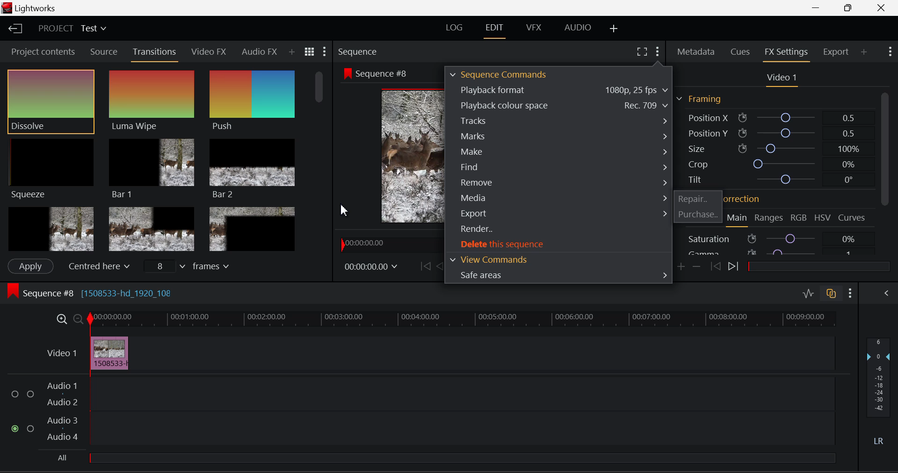 The height and width of the screenshot is (473, 898). Describe the element at coordinates (500, 74) in the screenshot. I see `Sequence Commands` at that location.